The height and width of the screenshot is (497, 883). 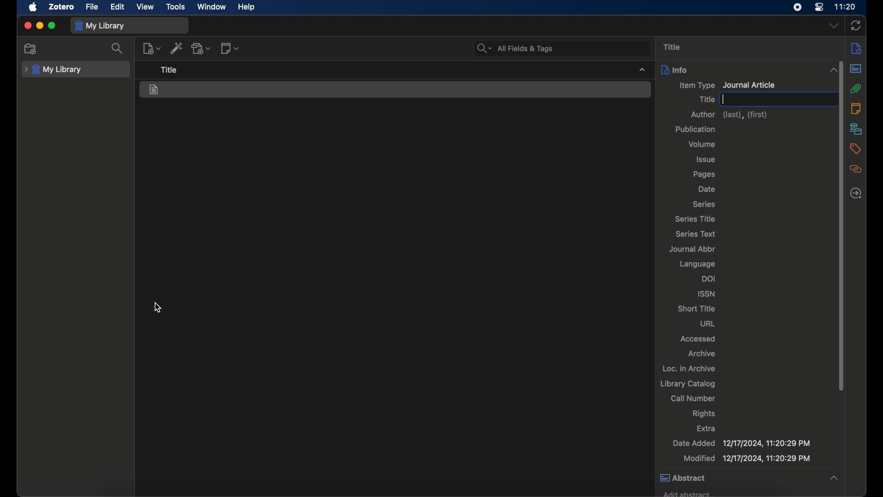 I want to click on doi, so click(x=709, y=278).